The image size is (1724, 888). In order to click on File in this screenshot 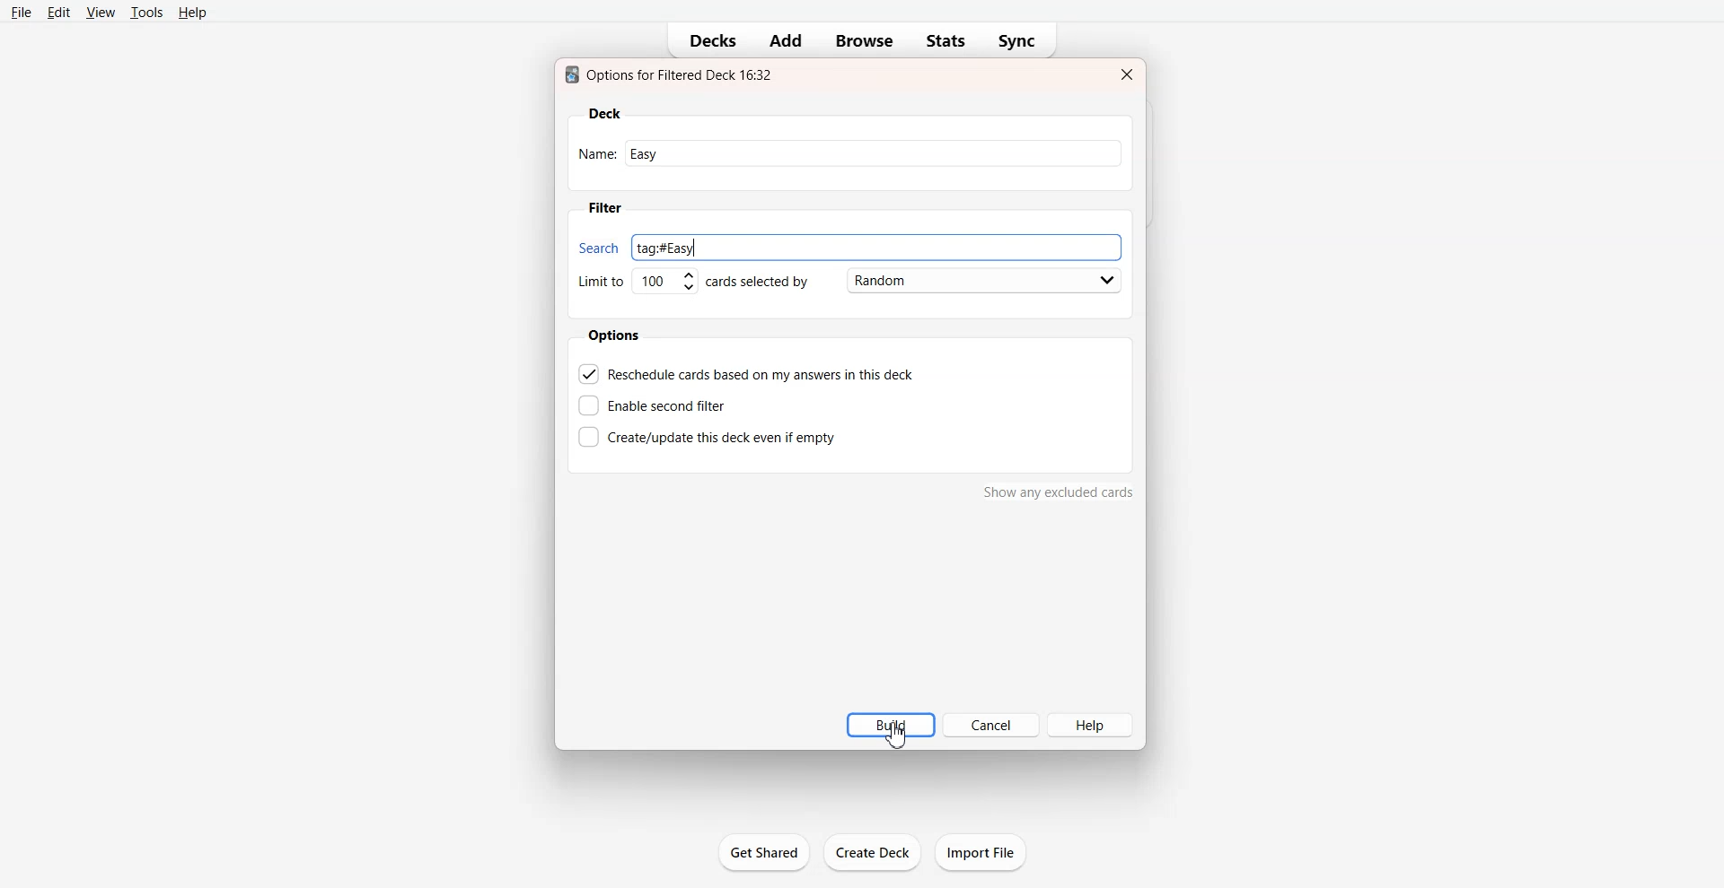, I will do `click(22, 12)`.